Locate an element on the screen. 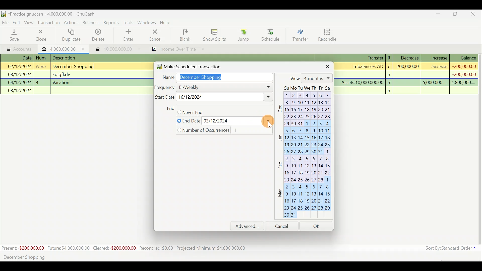 This screenshot has width=482, height=271. Advanced is located at coordinates (249, 226).